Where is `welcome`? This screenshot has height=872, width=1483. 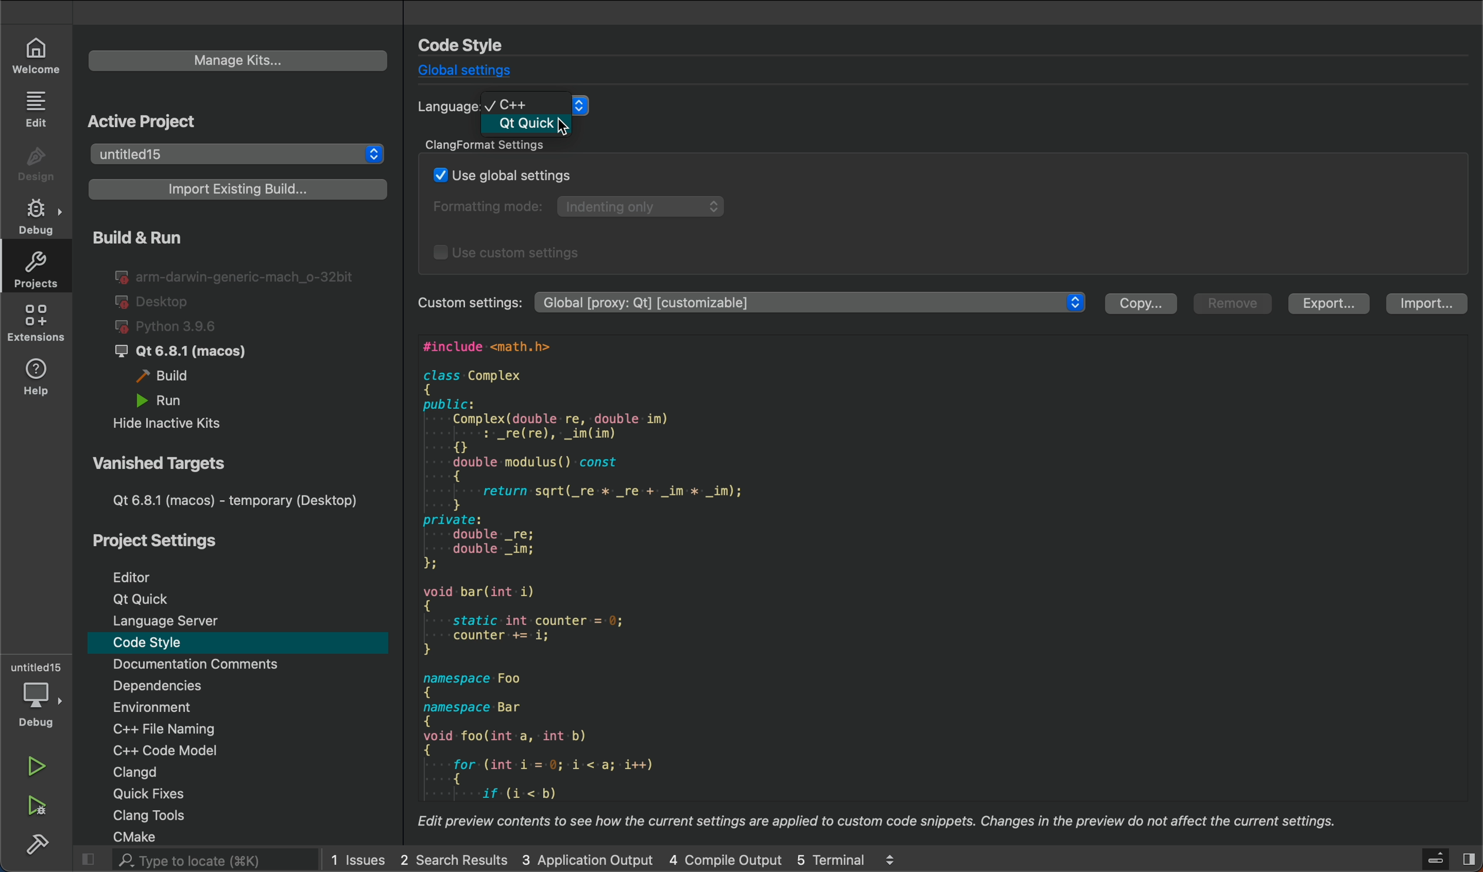
welcome is located at coordinates (42, 55).